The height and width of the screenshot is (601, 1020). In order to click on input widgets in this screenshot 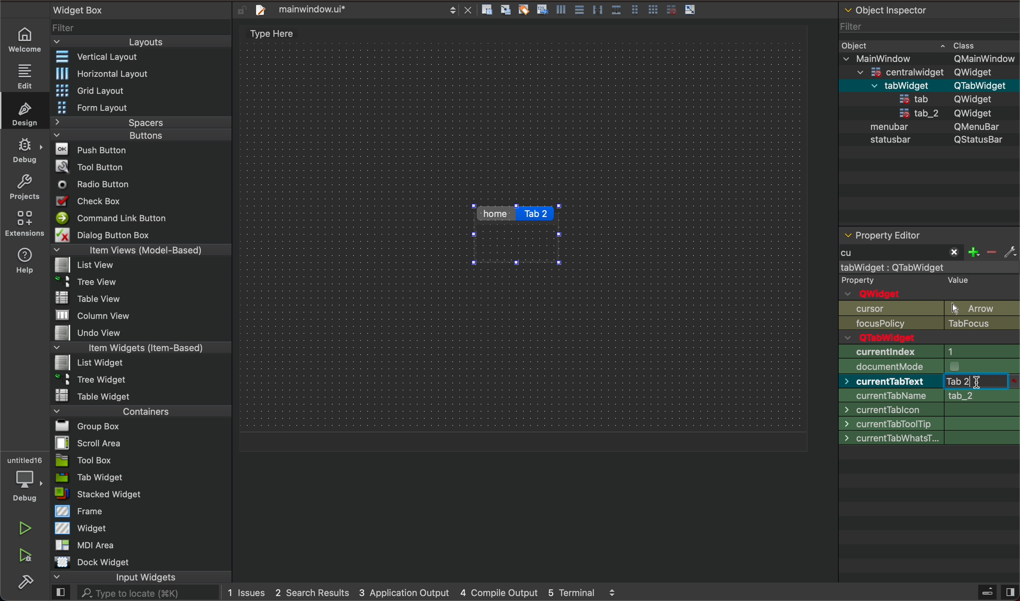, I will do `click(143, 578)`.